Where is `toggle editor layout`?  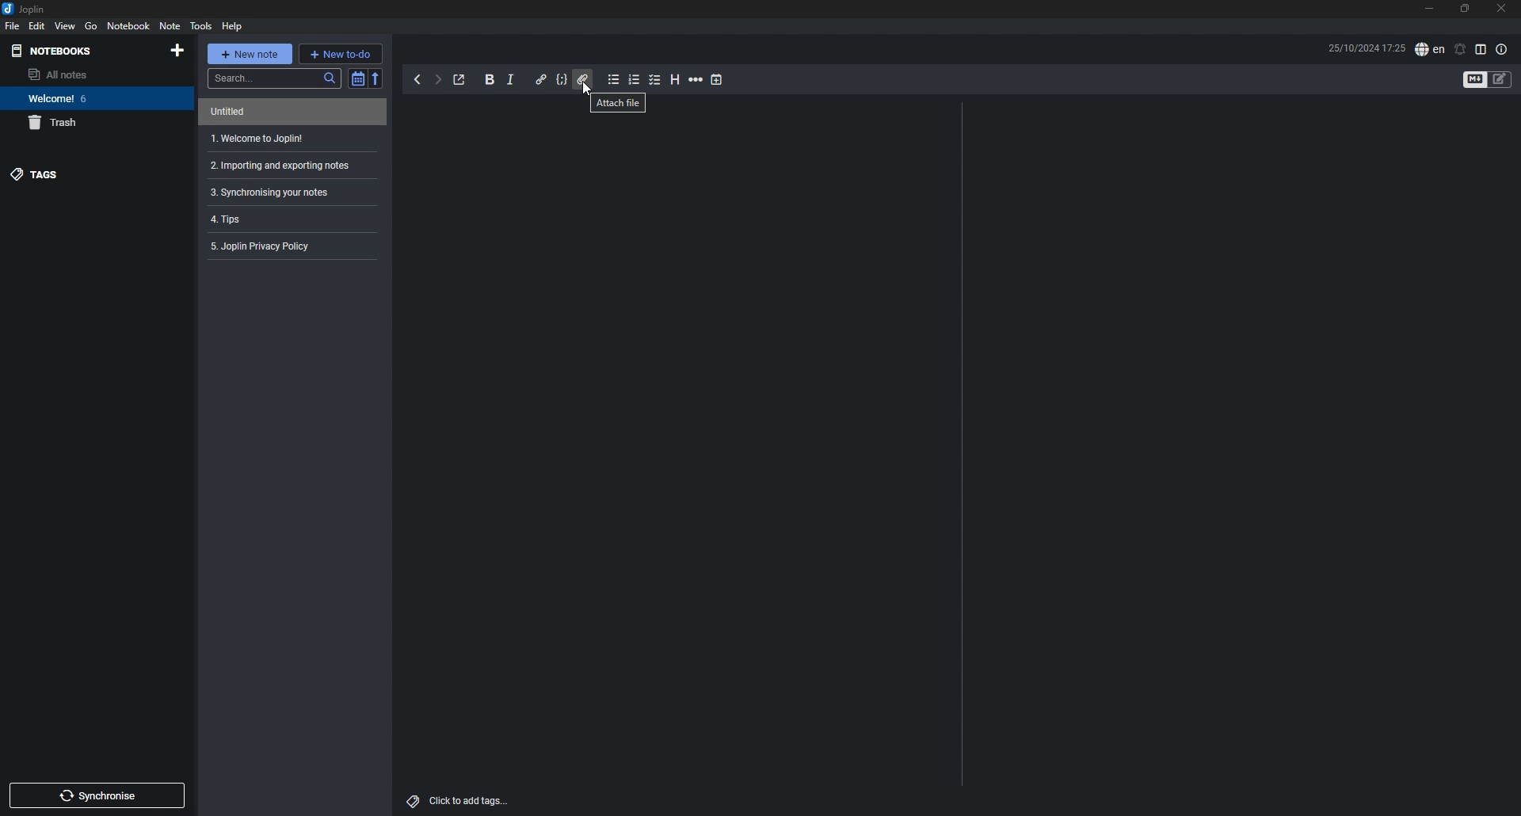 toggle editor layout is located at coordinates (1483, 49).